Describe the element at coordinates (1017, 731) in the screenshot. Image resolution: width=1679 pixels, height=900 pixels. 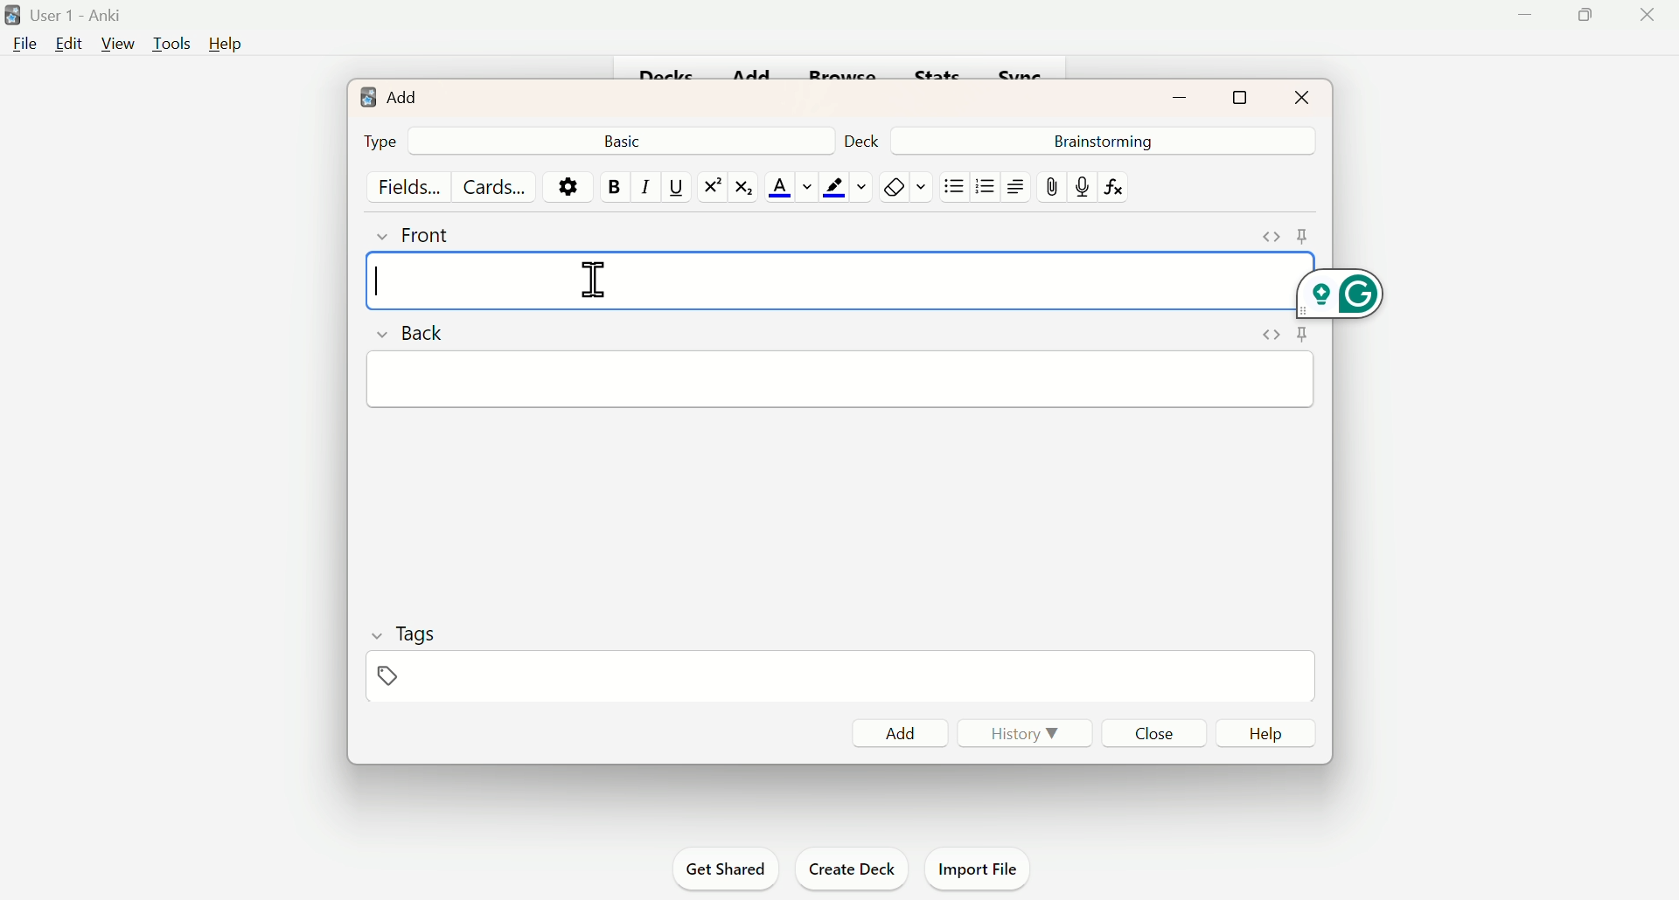
I see `History` at that location.